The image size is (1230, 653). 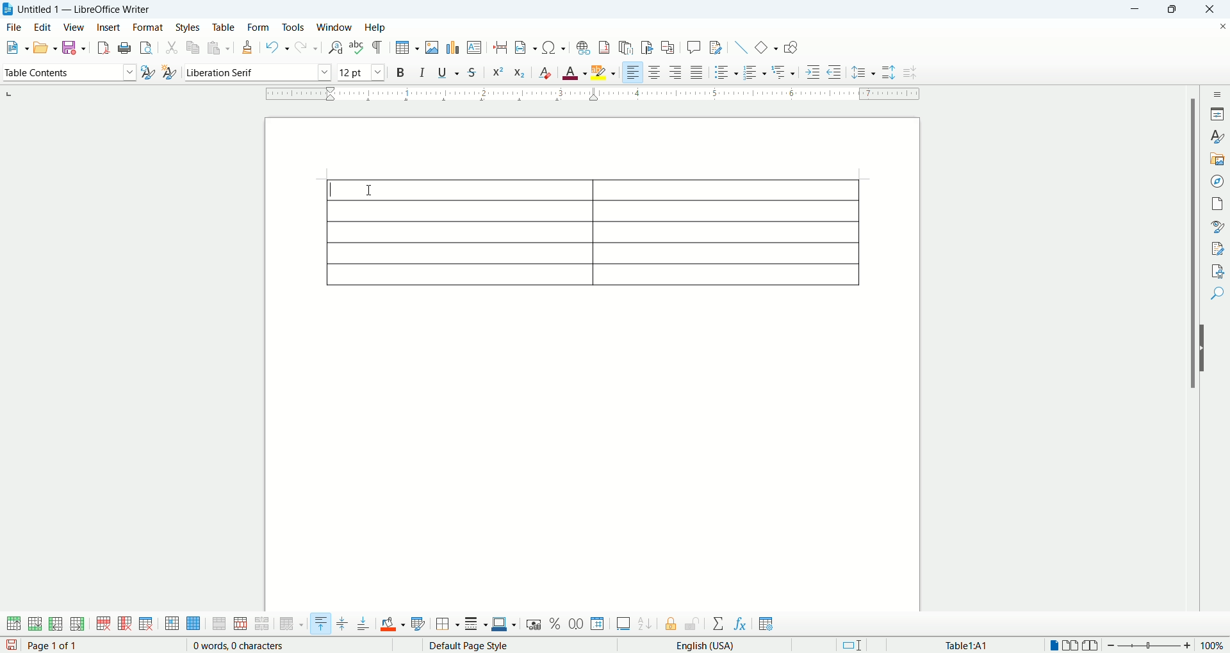 What do you see at coordinates (791, 47) in the screenshot?
I see `show draw functions` at bounding box center [791, 47].